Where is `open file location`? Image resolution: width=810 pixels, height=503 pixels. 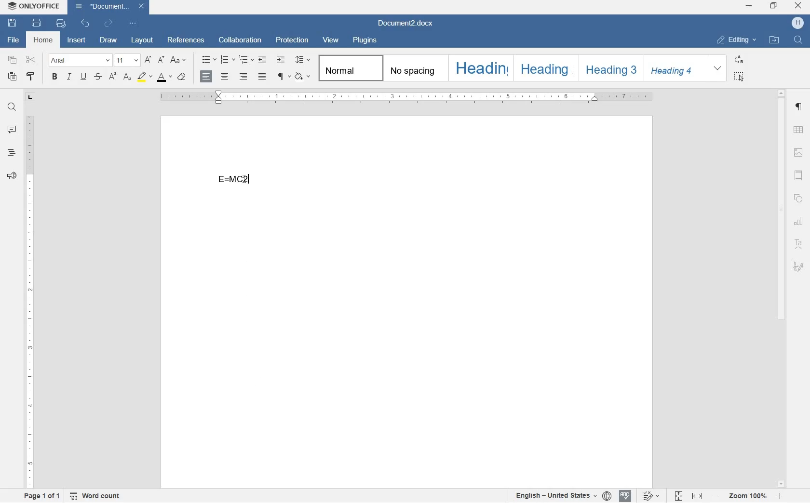
open file location is located at coordinates (774, 40).